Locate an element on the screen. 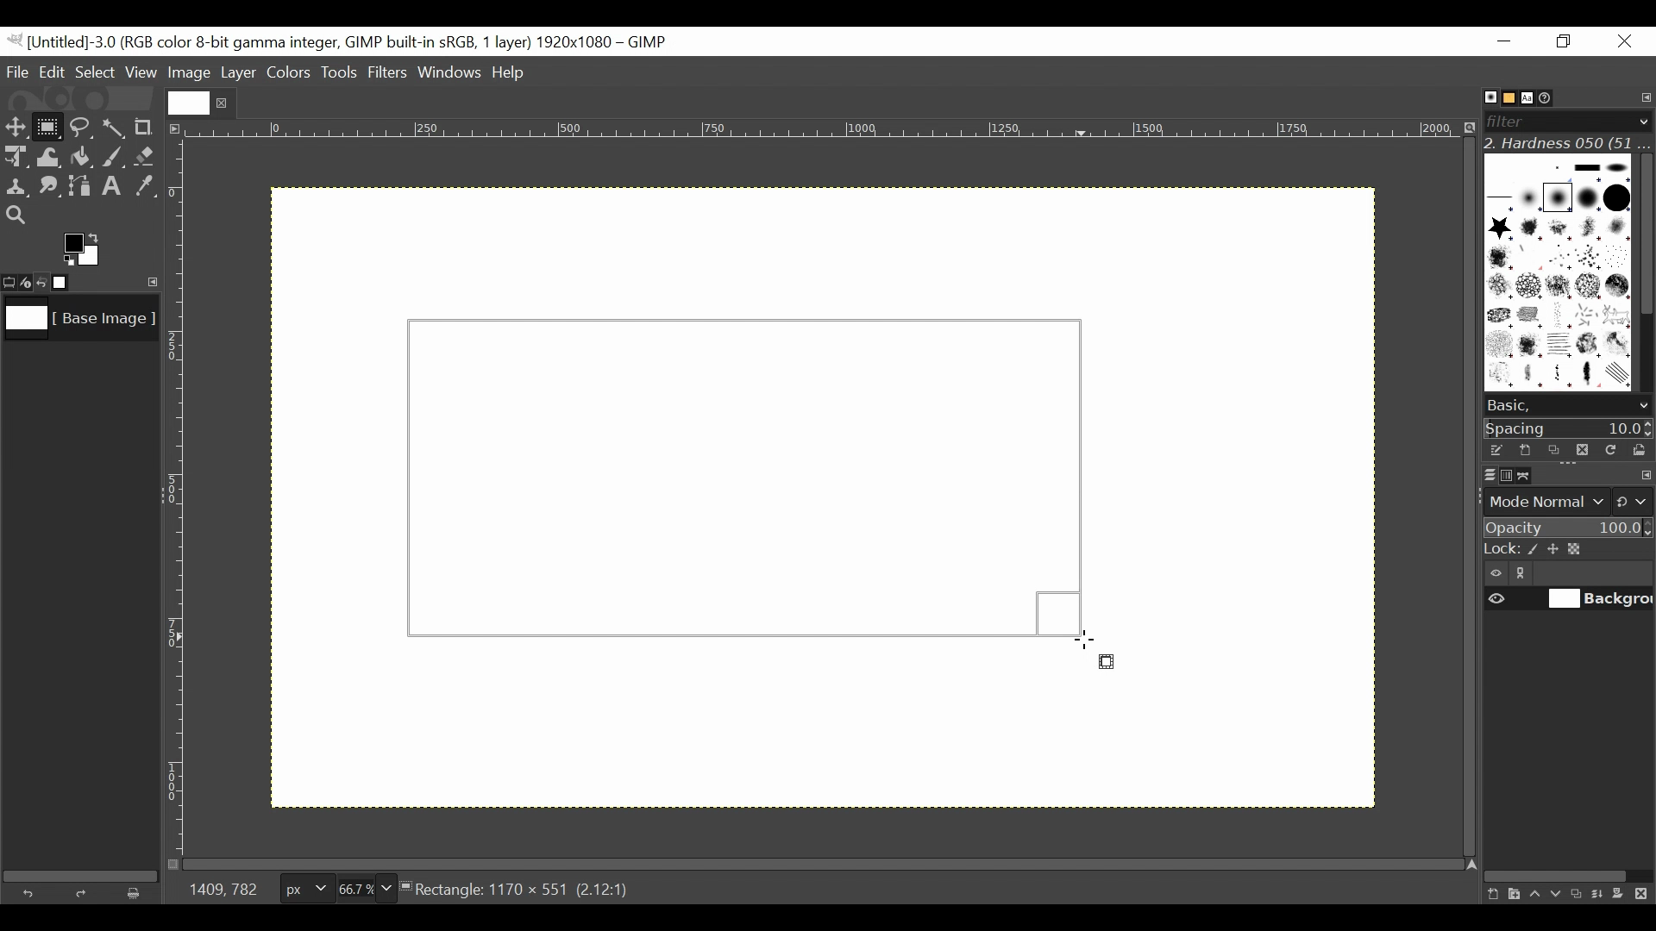 The image size is (1656, 931). Select by color tool is located at coordinates (116, 126).